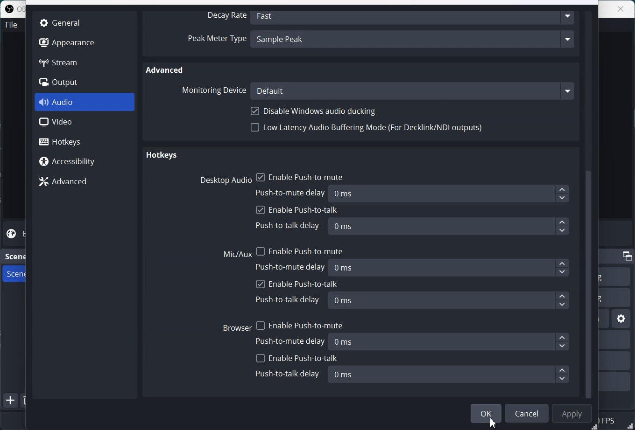 The image size is (635, 430). What do you see at coordinates (414, 41) in the screenshot?
I see `Sample Peak` at bounding box center [414, 41].